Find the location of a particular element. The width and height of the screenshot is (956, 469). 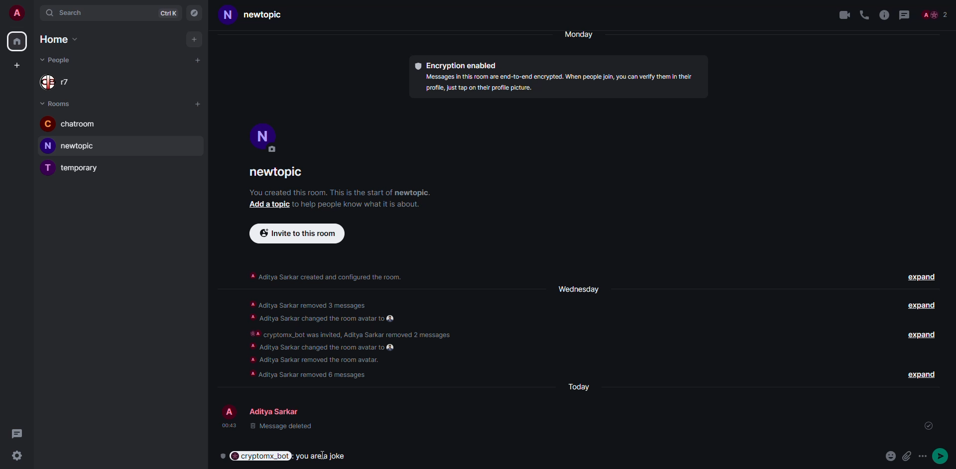

room is located at coordinates (69, 123).